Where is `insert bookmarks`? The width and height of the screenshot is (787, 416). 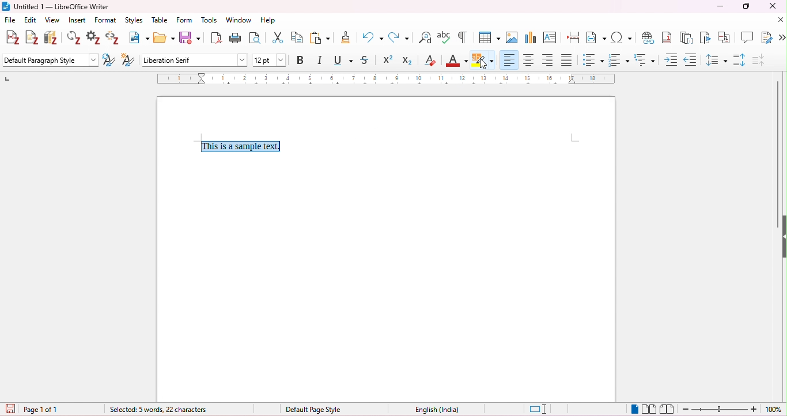 insert bookmarks is located at coordinates (705, 37).